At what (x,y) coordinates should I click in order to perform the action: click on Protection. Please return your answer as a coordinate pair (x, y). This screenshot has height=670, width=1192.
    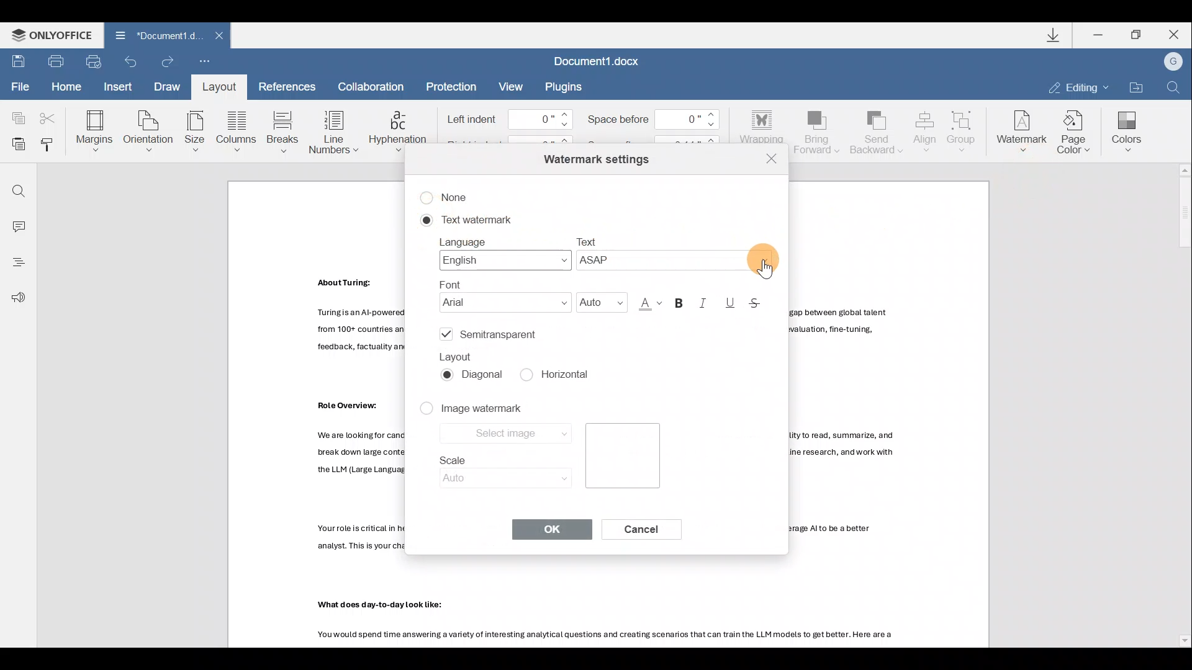
    Looking at the image, I should click on (453, 85).